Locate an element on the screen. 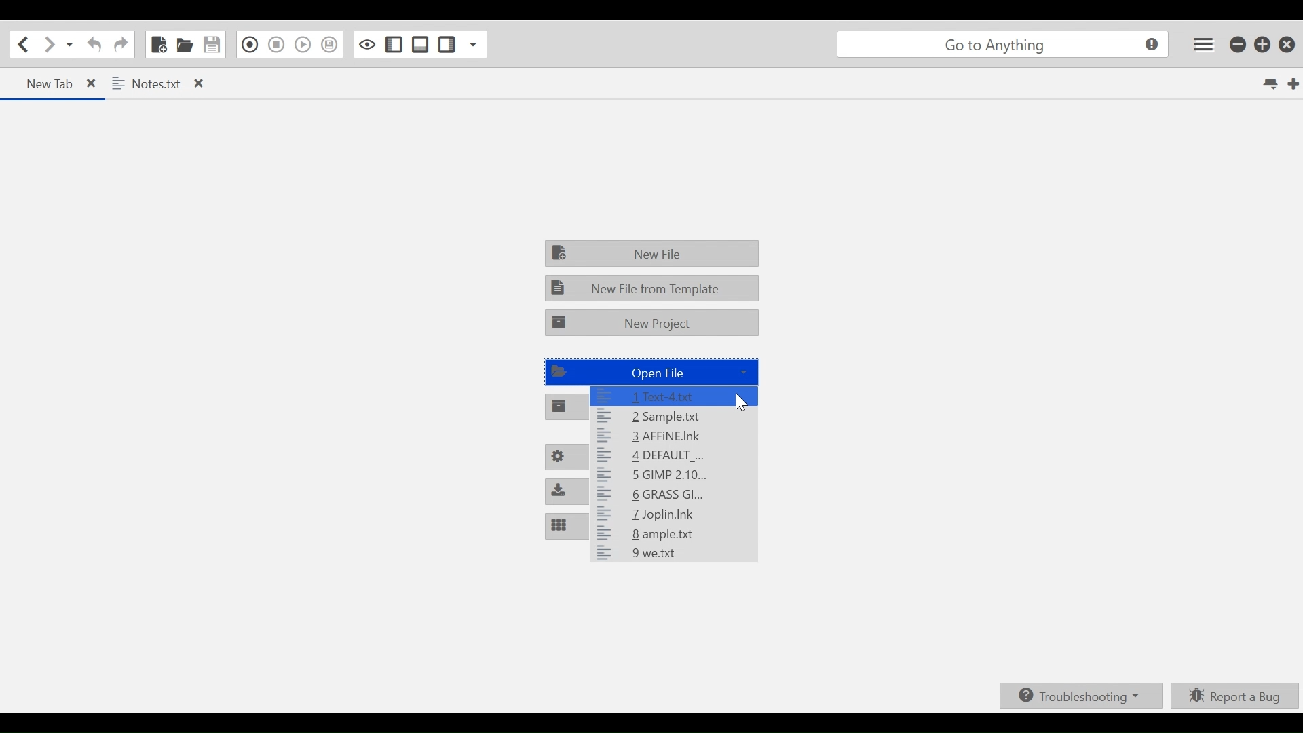  Toggle focus mode is located at coordinates (367, 45).